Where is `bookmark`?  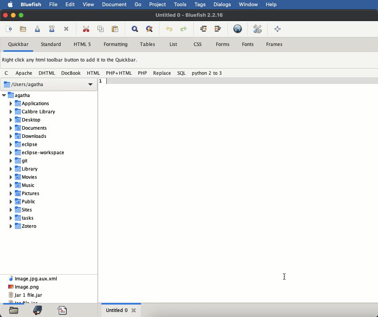 bookmark is located at coordinates (37, 310).